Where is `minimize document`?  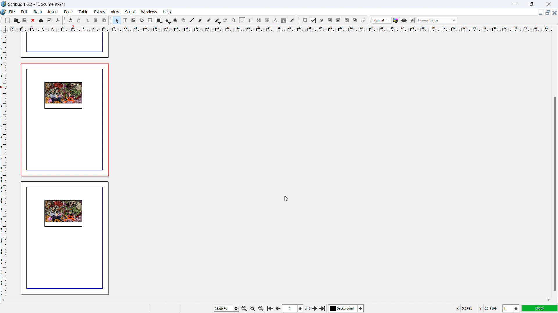 minimize document is located at coordinates (540, 13).